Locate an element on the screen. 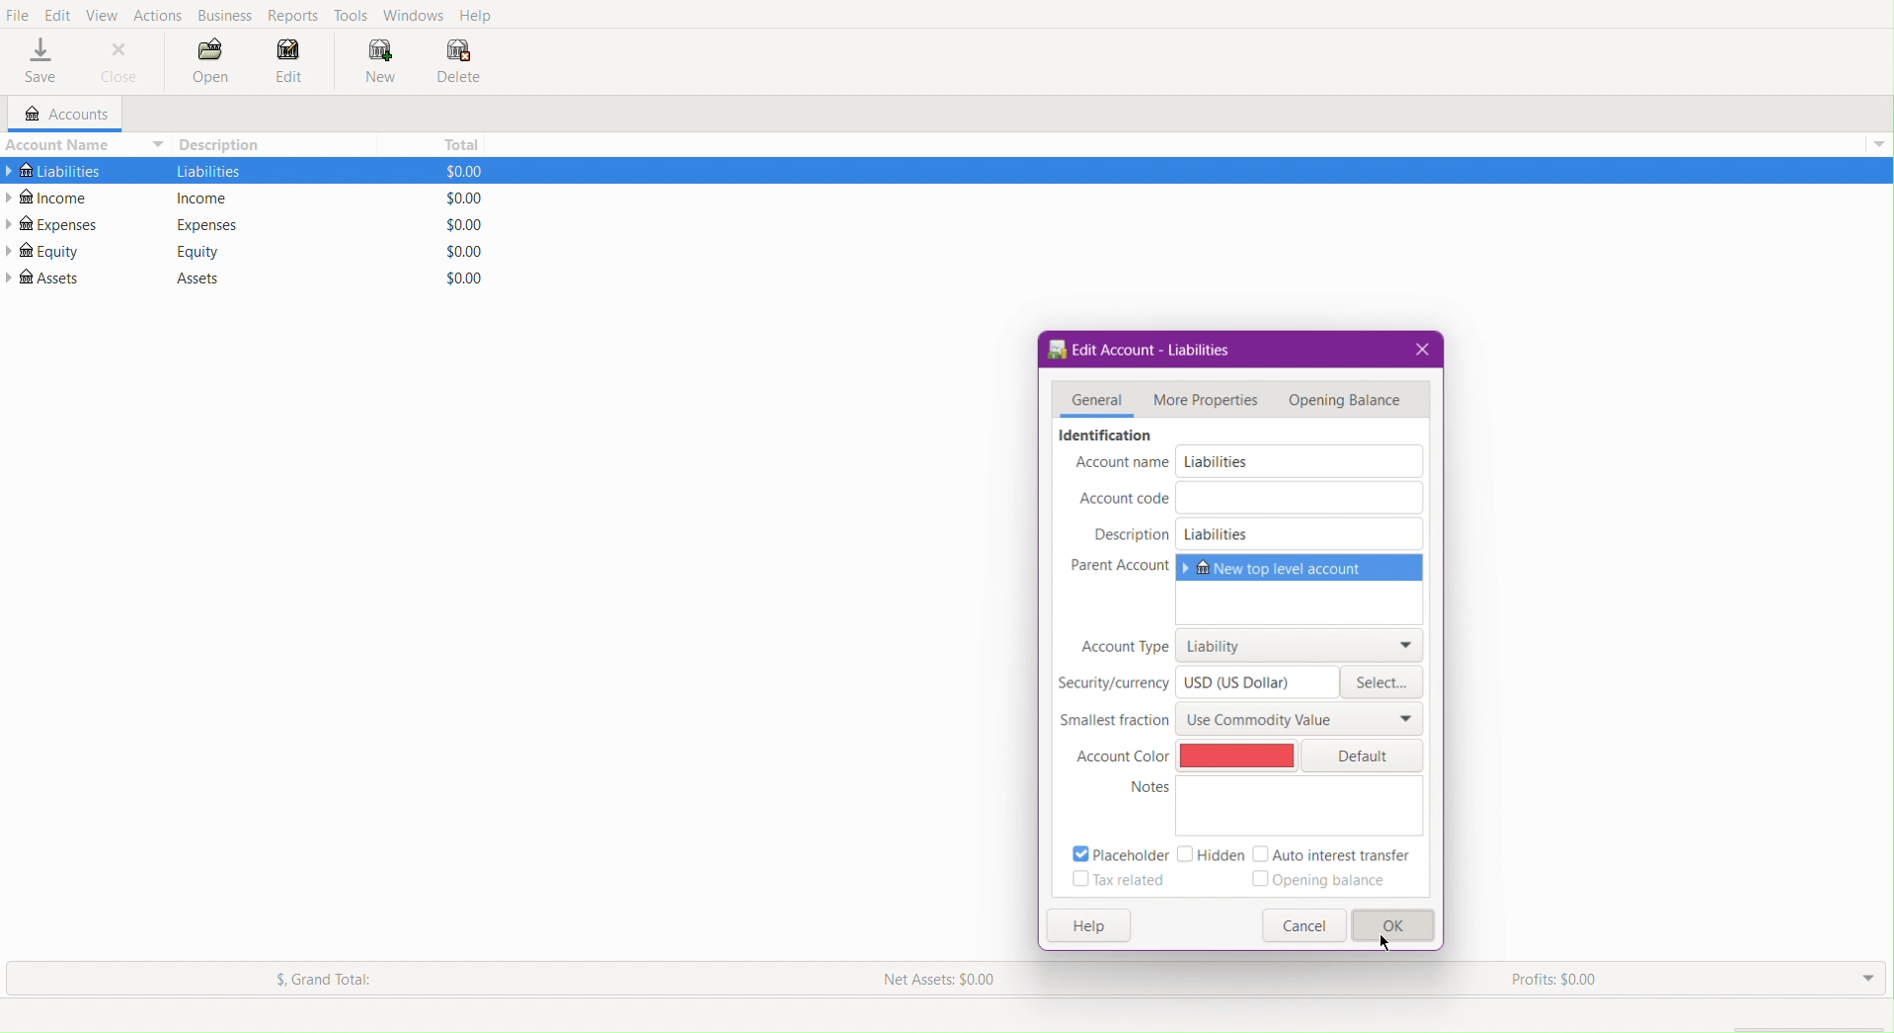 This screenshot has width=1894, height=1033. Help is located at coordinates (479, 16).